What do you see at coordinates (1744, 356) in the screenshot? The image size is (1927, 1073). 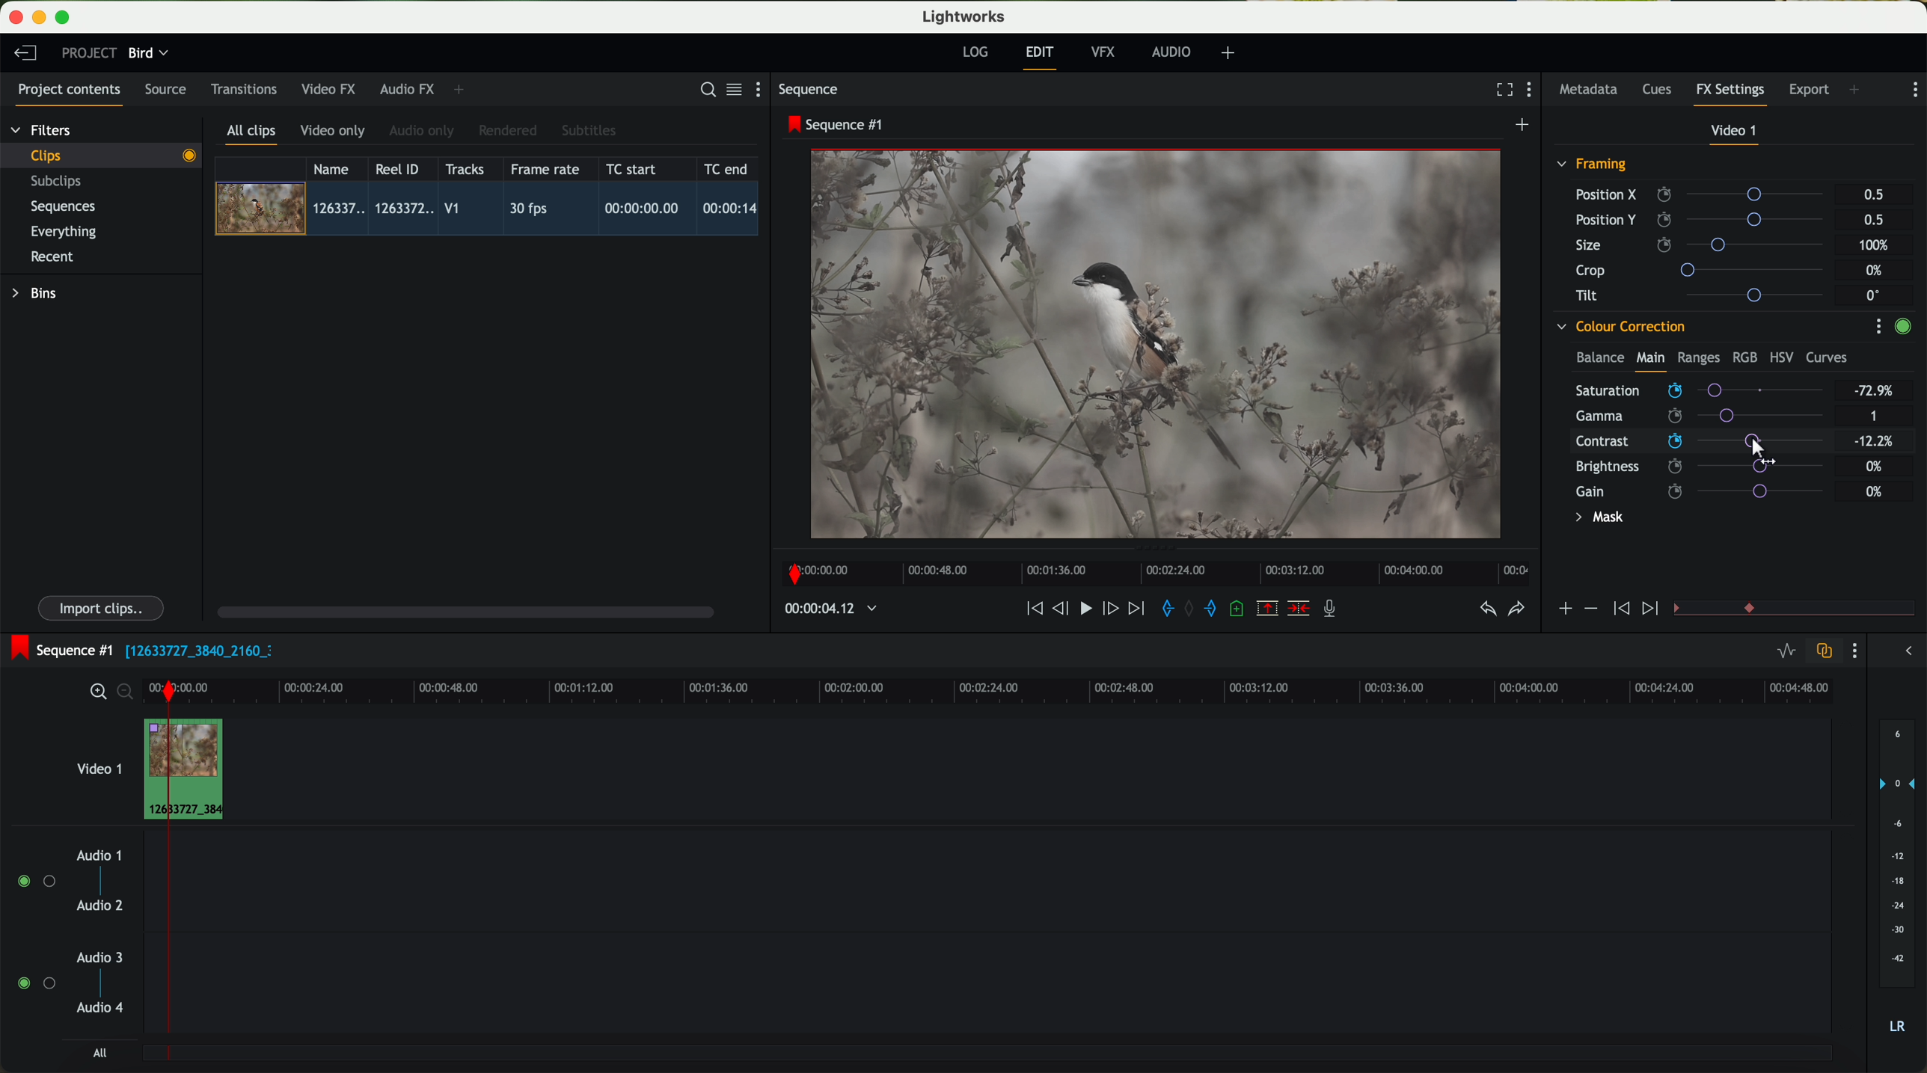 I see `RGB` at bounding box center [1744, 356].